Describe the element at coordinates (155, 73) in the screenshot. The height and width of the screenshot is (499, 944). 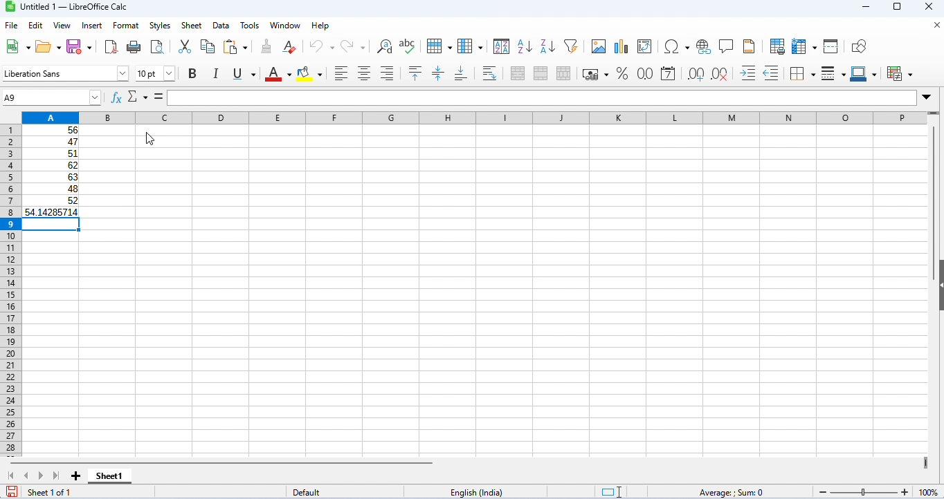
I see `font size` at that location.